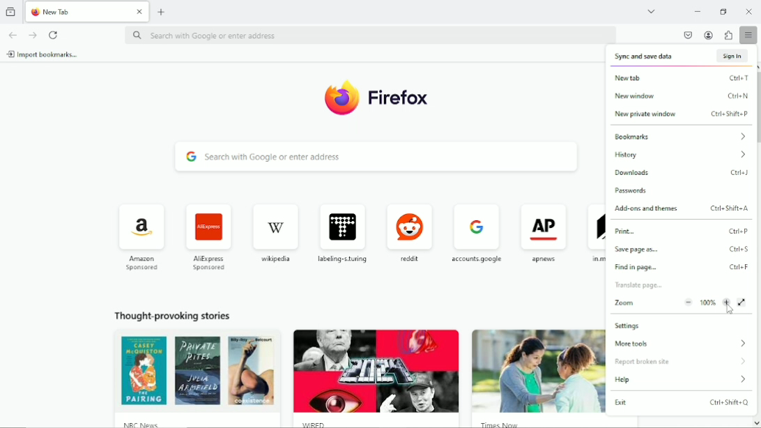 The width and height of the screenshot is (761, 428). What do you see at coordinates (88, 13) in the screenshot?
I see `Current tab` at bounding box center [88, 13].